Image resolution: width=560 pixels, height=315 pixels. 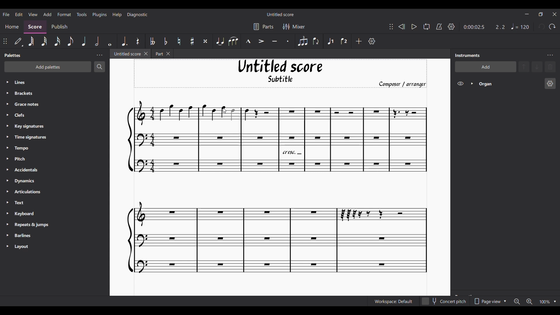 What do you see at coordinates (280, 14) in the screenshot?
I see `Score title` at bounding box center [280, 14].